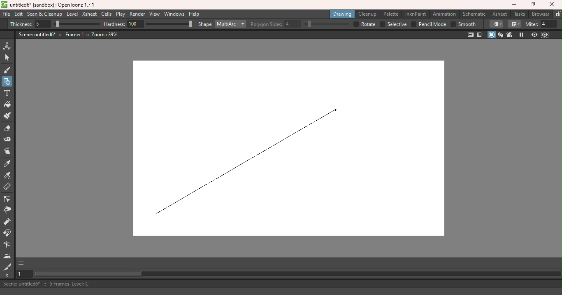 Image resolution: width=562 pixels, height=295 pixels. What do you see at coordinates (9, 200) in the screenshot?
I see `Control point editor tool` at bounding box center [9, 200].